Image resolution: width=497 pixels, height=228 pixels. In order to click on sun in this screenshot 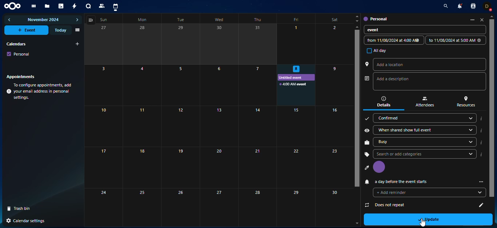, I will do `click(106, 20)`.